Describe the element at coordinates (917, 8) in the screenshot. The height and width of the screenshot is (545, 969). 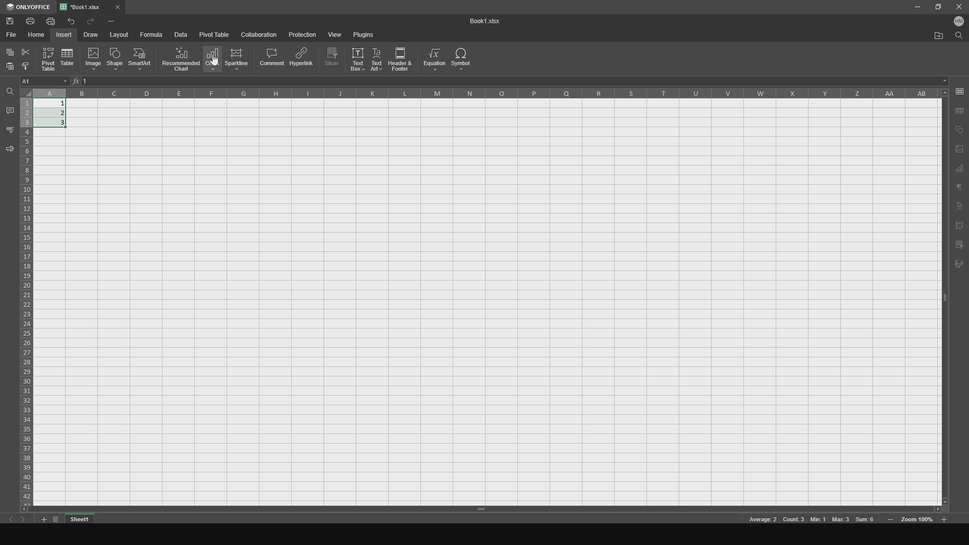
I see `minimize` at that location.